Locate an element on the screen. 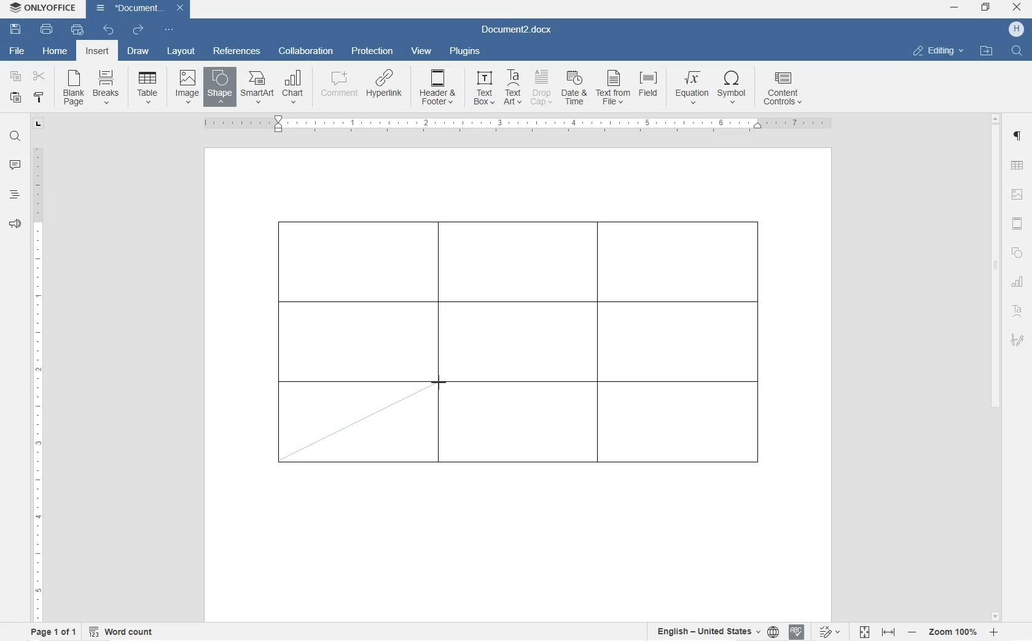 Image resolution: width=1032 pixels, height=641 pixels. minimize is located at coordinates (954, 7).